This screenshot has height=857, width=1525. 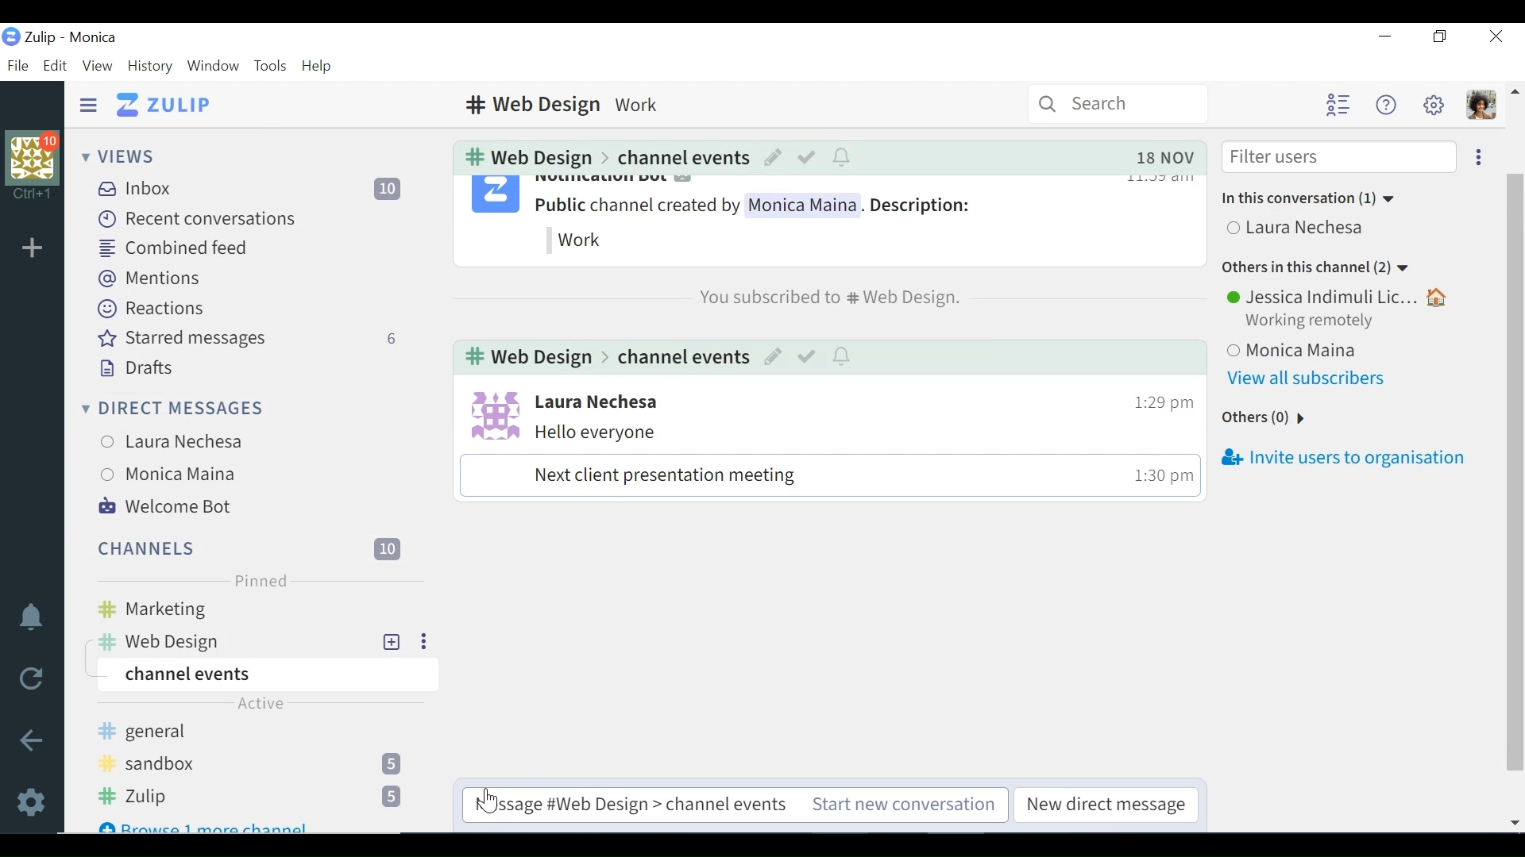 What do you see at coordinates (1480, 106) in the screenshot?
I see `Personal menu` at bounding box center [1480, 106].